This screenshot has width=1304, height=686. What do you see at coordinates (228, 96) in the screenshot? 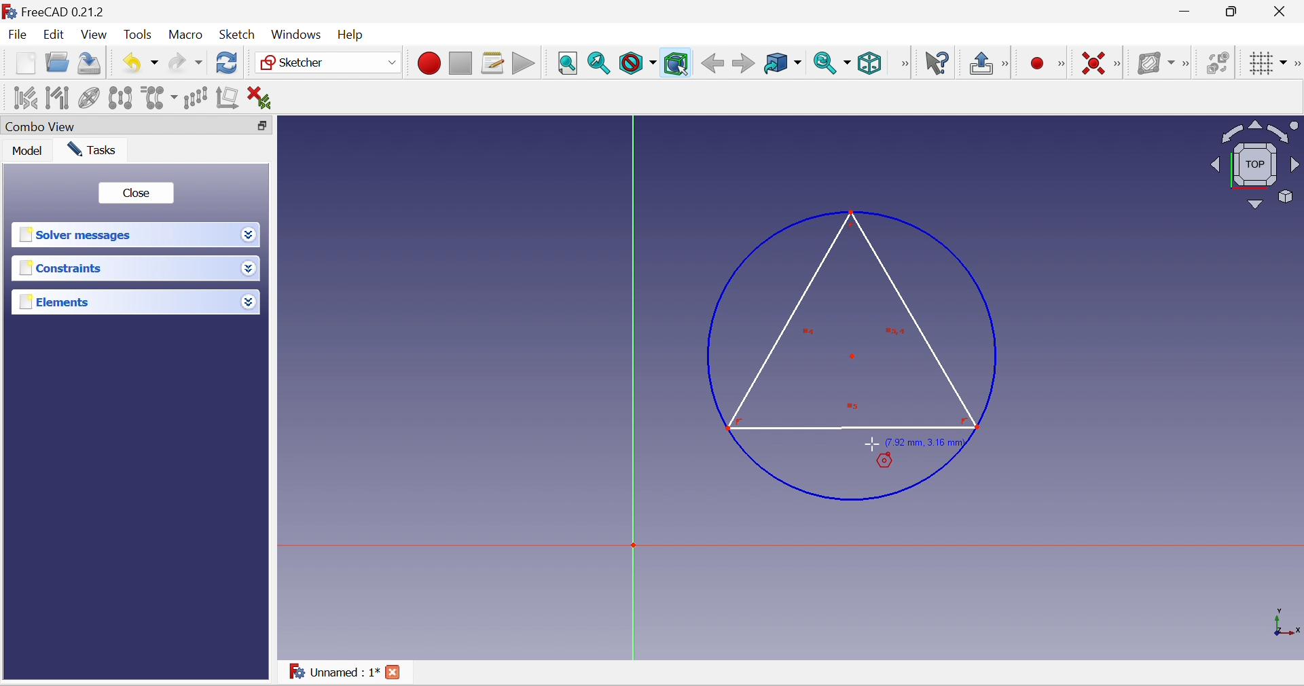
I see `Remove axes alignment` at bounding box center [228, 96].